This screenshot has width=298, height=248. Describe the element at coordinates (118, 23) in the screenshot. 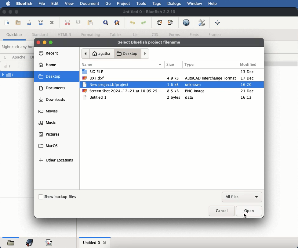

I see `advanced find and replace` at that location.